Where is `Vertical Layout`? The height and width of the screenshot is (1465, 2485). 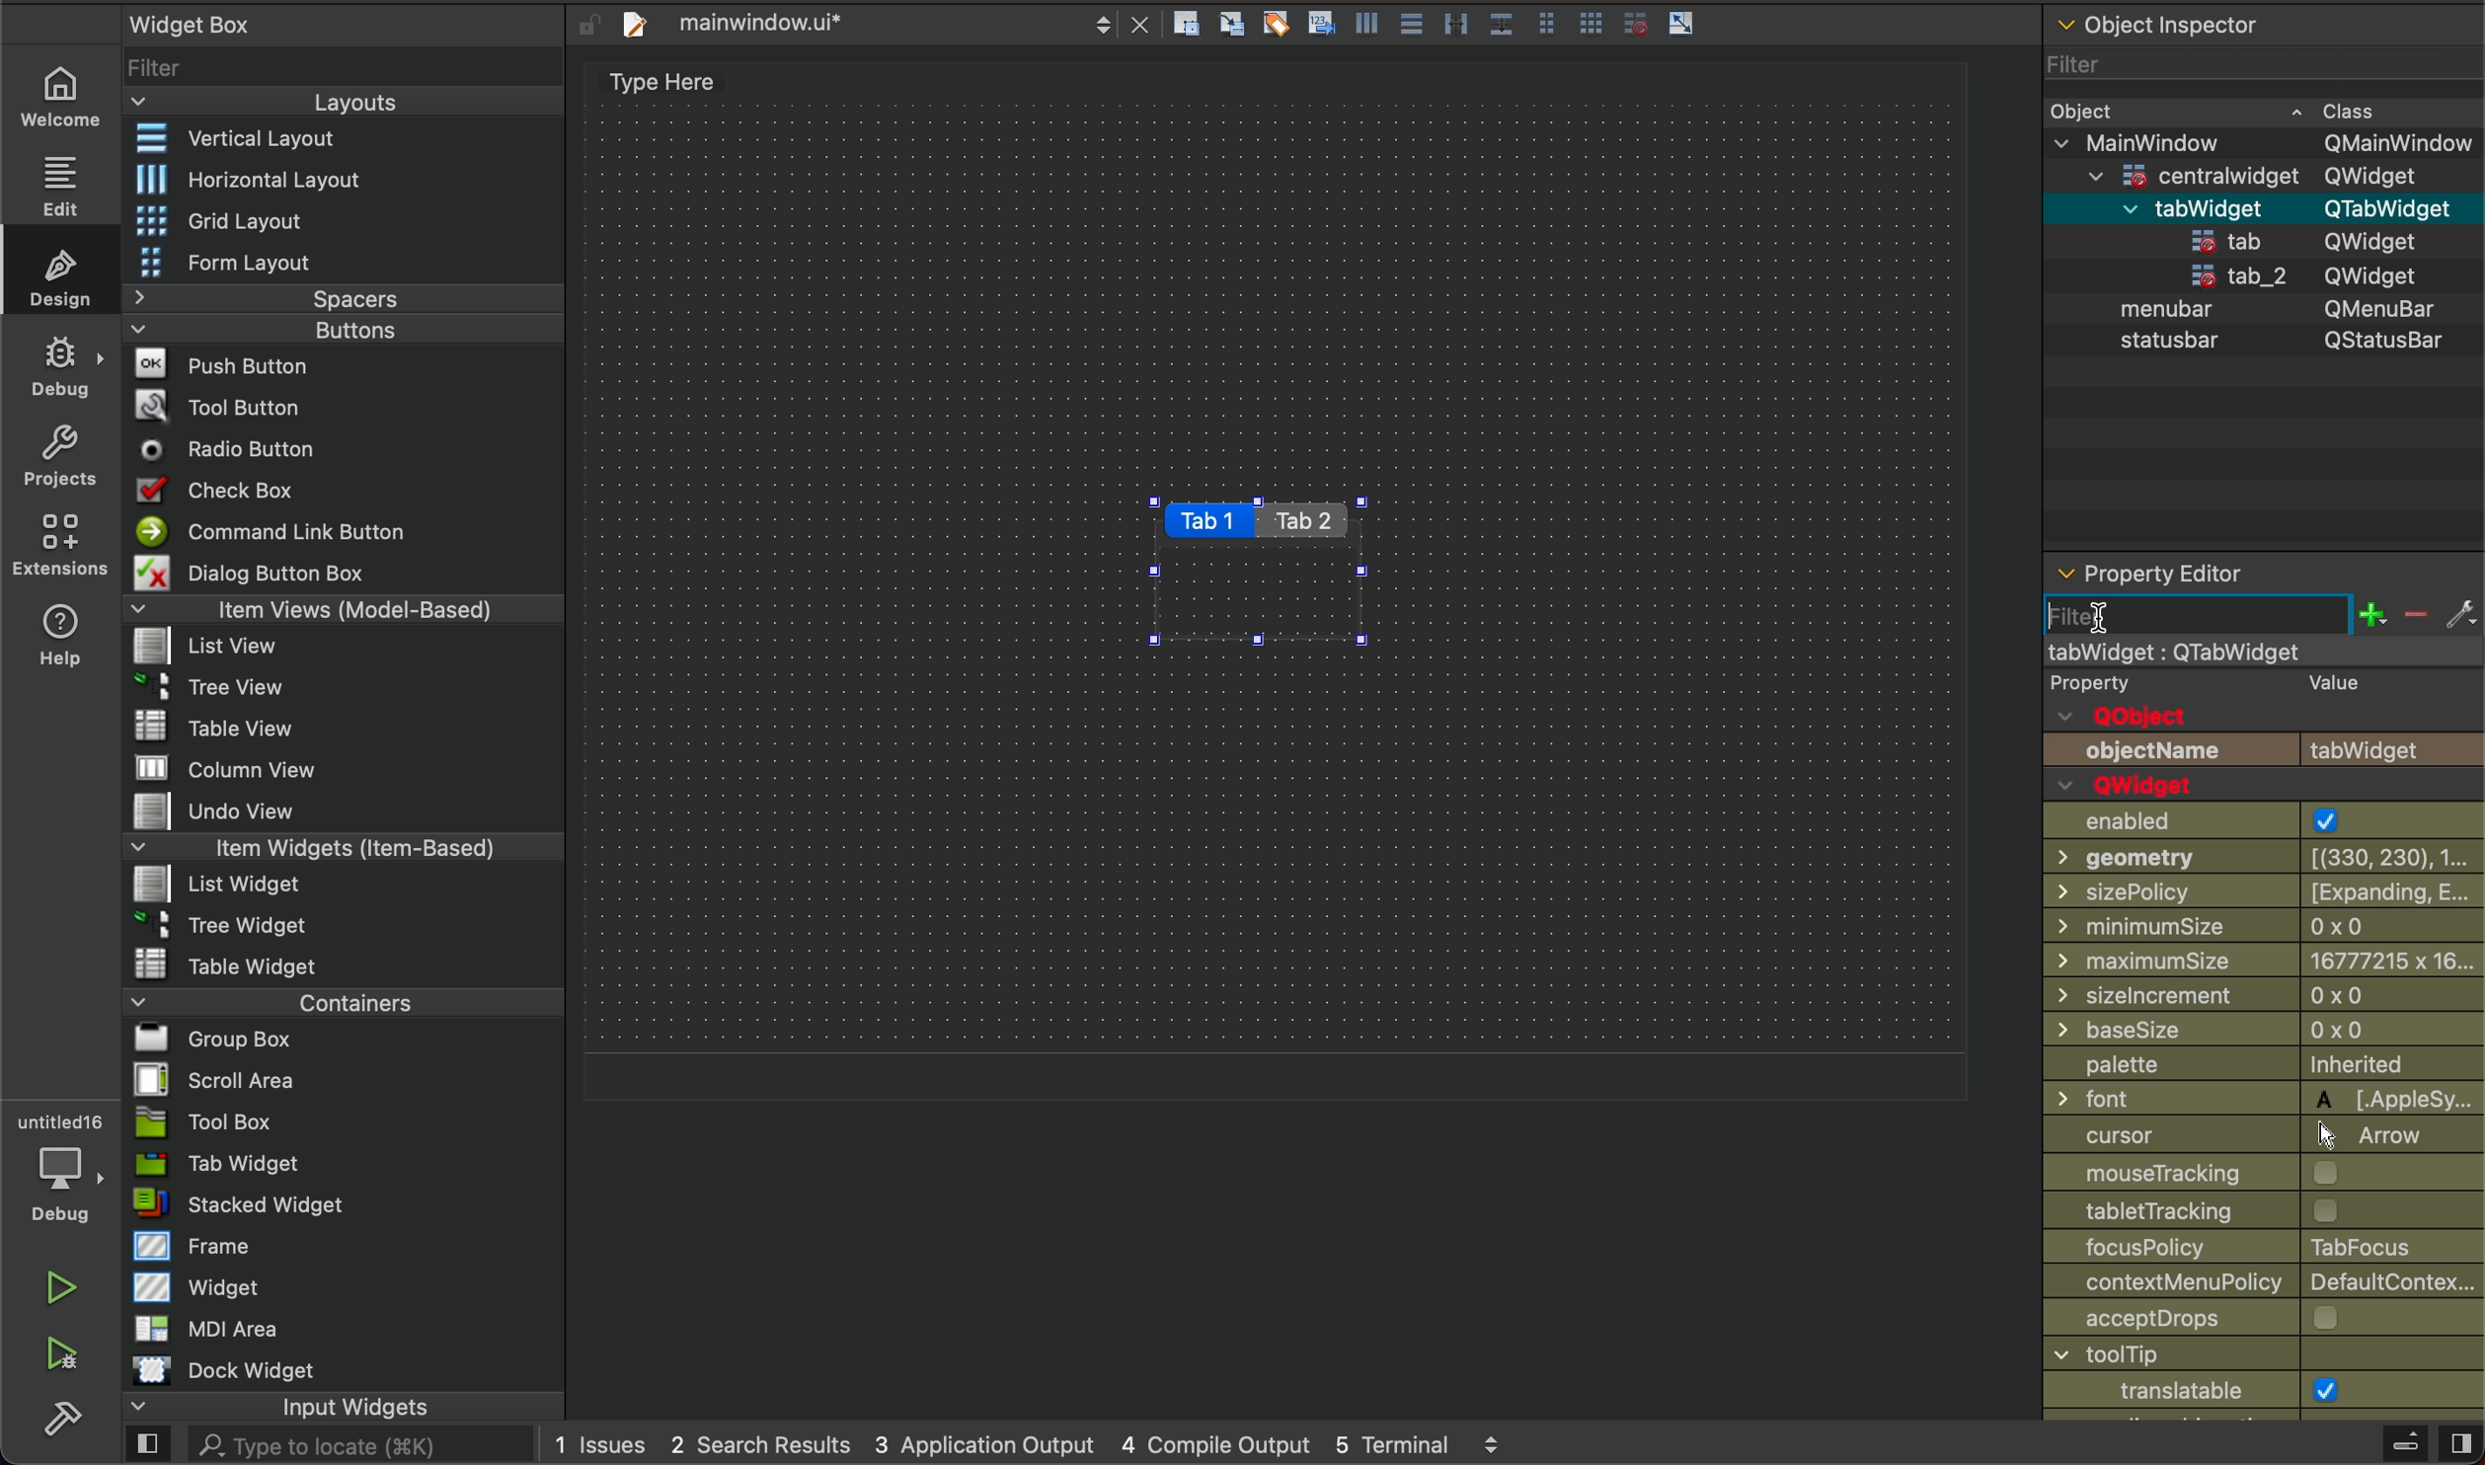 Vertical Layout is located at coordinates (231, 135).